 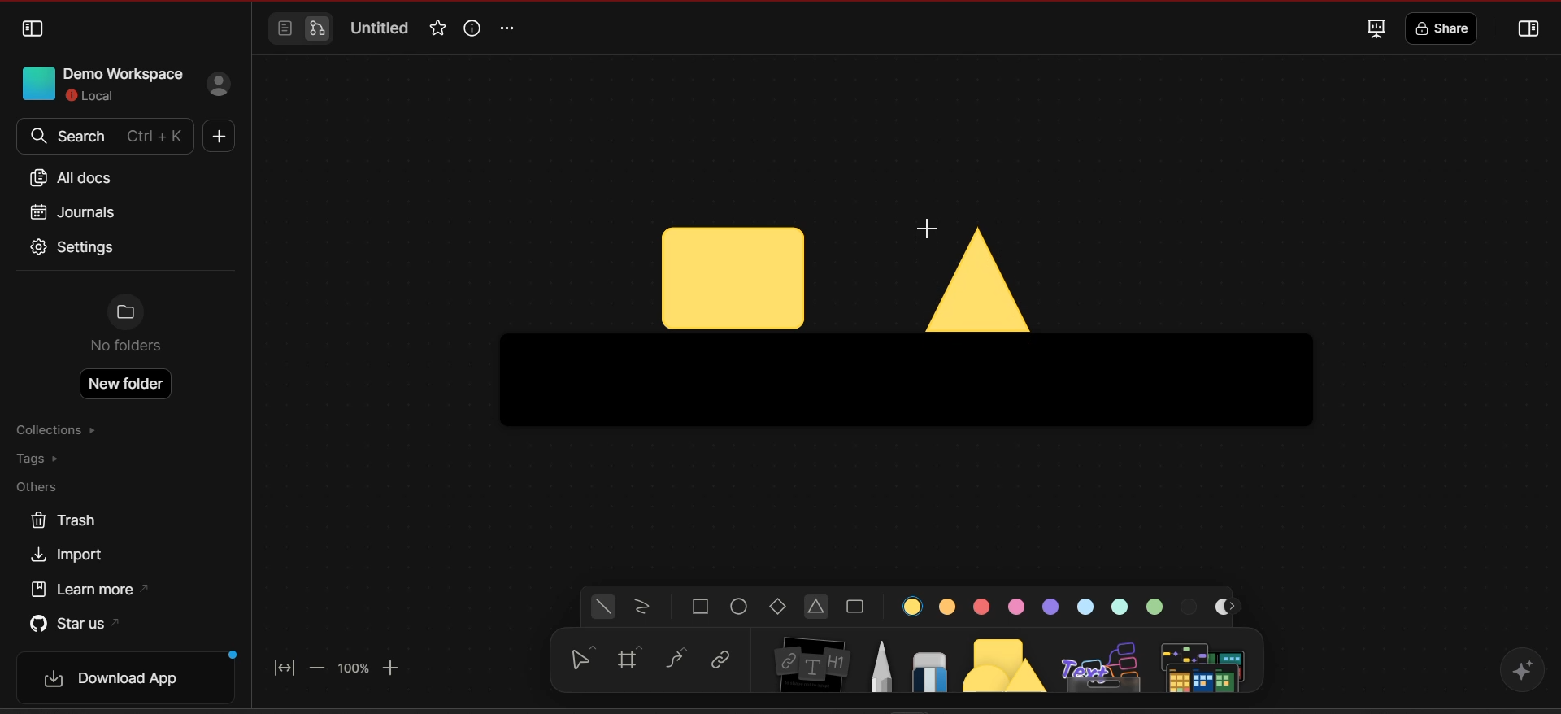 I want to click on view info, so click(x=470, y=28).